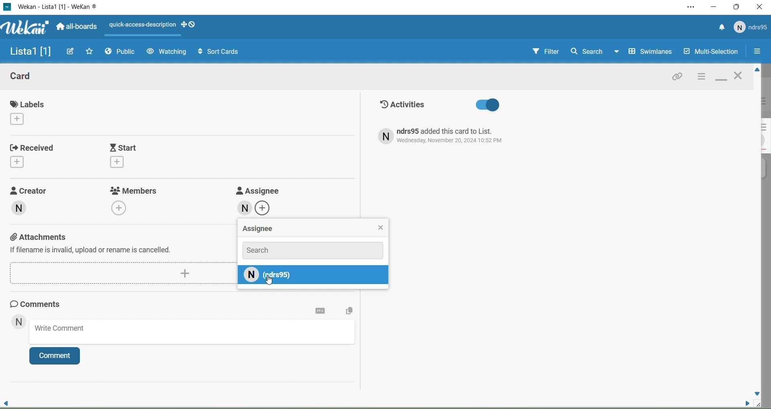 This screenshot has height=409, width=771. What do you see at coordinates (757, 393) in the screenshot?
I see `move down` at bounding box center [757, 393].